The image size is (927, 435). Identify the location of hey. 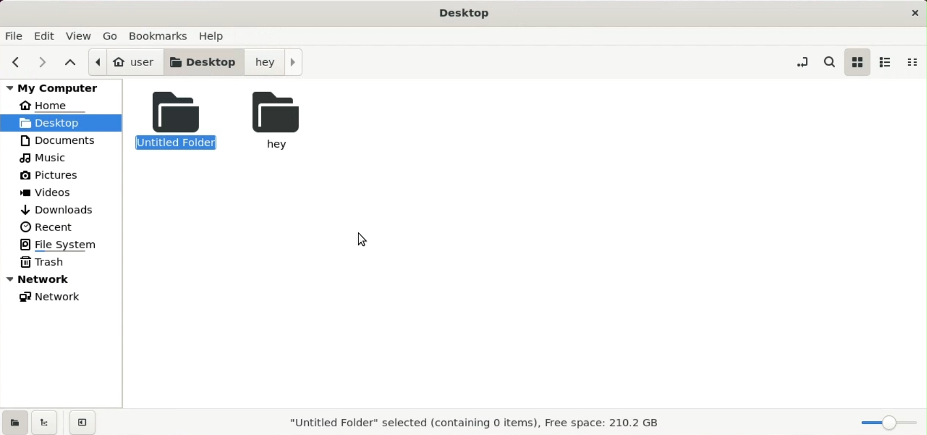
(276, 122).